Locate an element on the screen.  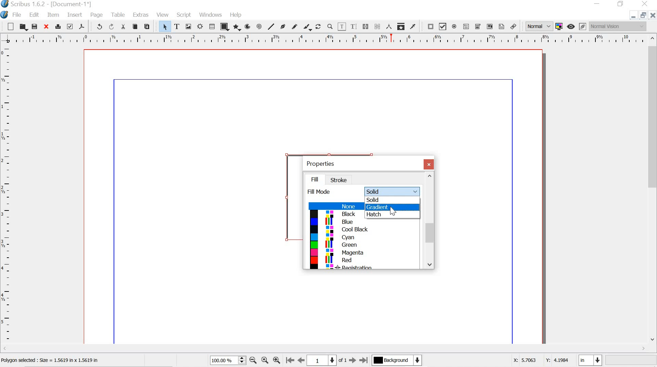
scrollbar is located at coordinates (429, 221).